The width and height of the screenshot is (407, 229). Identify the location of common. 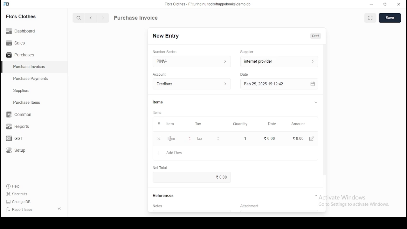
(21, 114).